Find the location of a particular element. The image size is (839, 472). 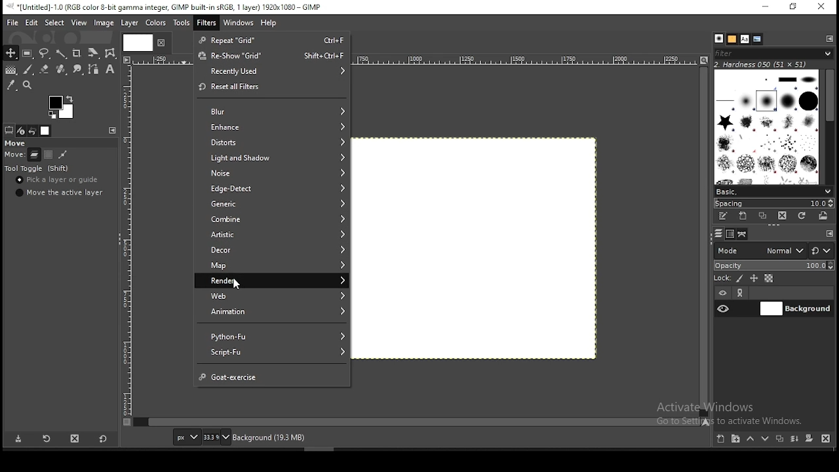

edit this brush is located at coordinates (722, 216).